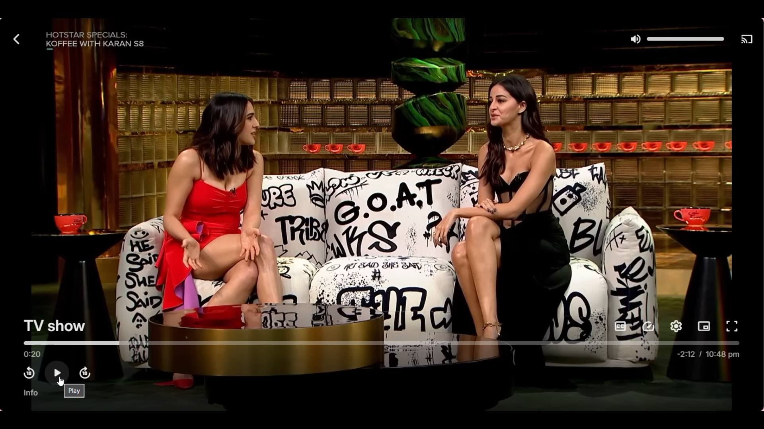 Image resolution: width=764 pixels, height=429 pixels. What do you see at coordinates (704, 327) in the screenshot?
I see `Picture in picture` at bounding box center [704, 327].